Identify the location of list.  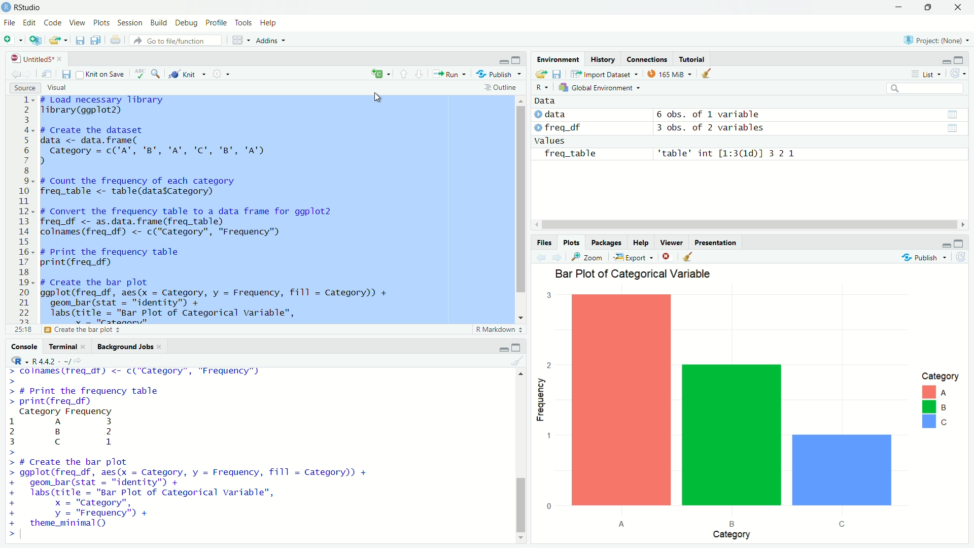
(929, 74).